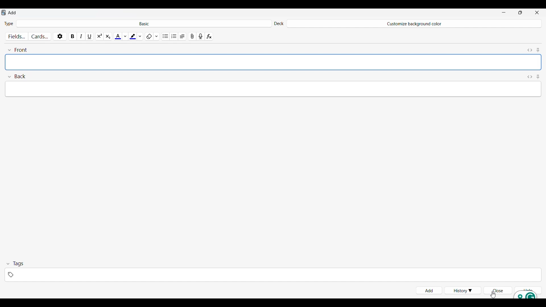 The height and width of the screenshot is (307, 546). What do you see at coordinates (528, 289) in the screenshot?
I see `Help` at bounding box center [528, 289].